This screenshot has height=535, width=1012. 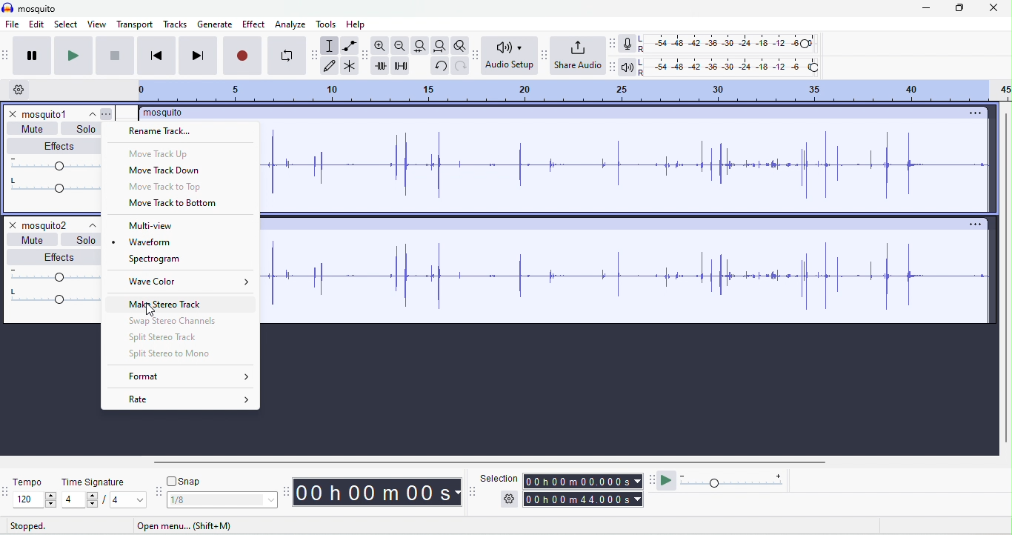 I want to click on split stereo to mono, so click(x=173, y=354).